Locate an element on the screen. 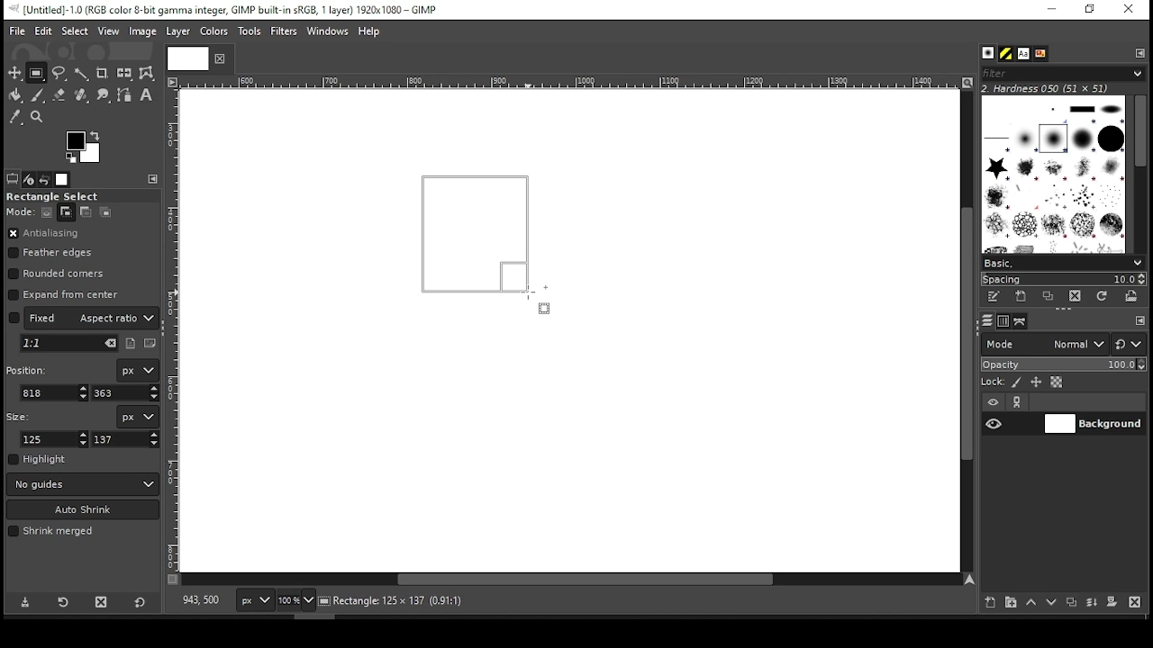  smudge tool is located at coordinates (104, 95).